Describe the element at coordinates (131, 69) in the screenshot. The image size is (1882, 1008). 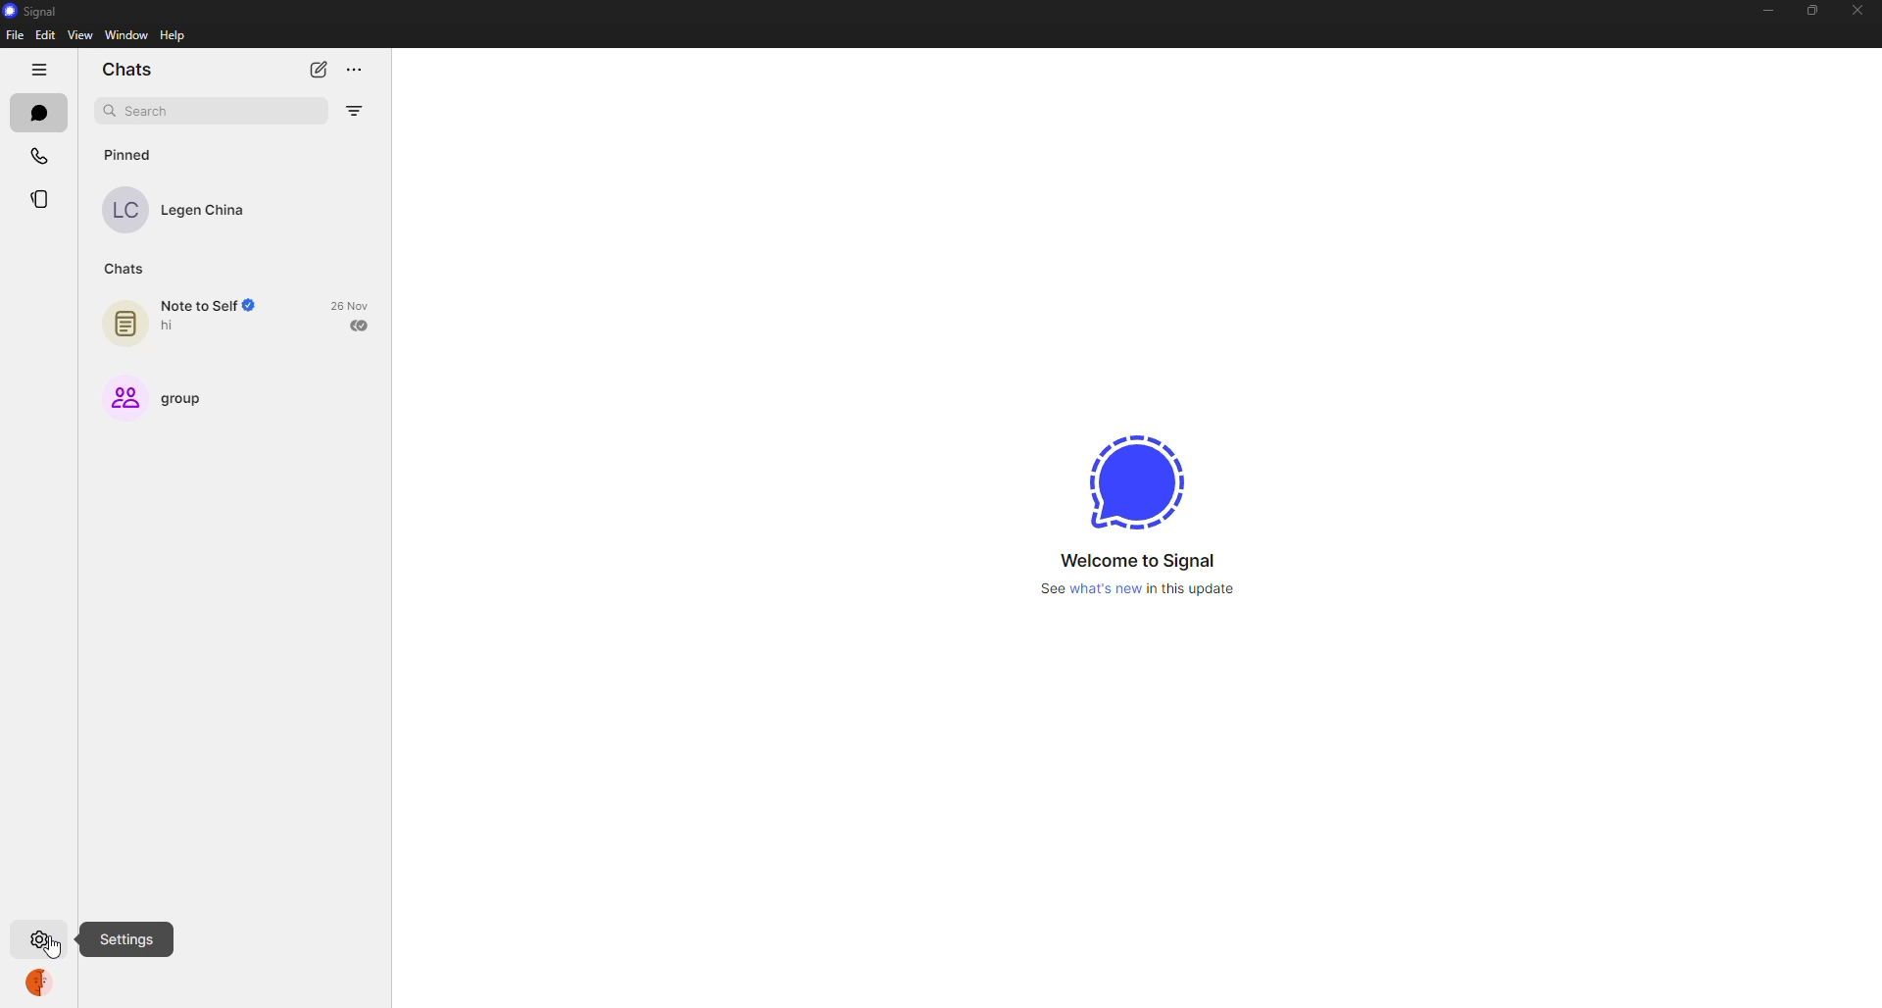
I see `chats` at that location.